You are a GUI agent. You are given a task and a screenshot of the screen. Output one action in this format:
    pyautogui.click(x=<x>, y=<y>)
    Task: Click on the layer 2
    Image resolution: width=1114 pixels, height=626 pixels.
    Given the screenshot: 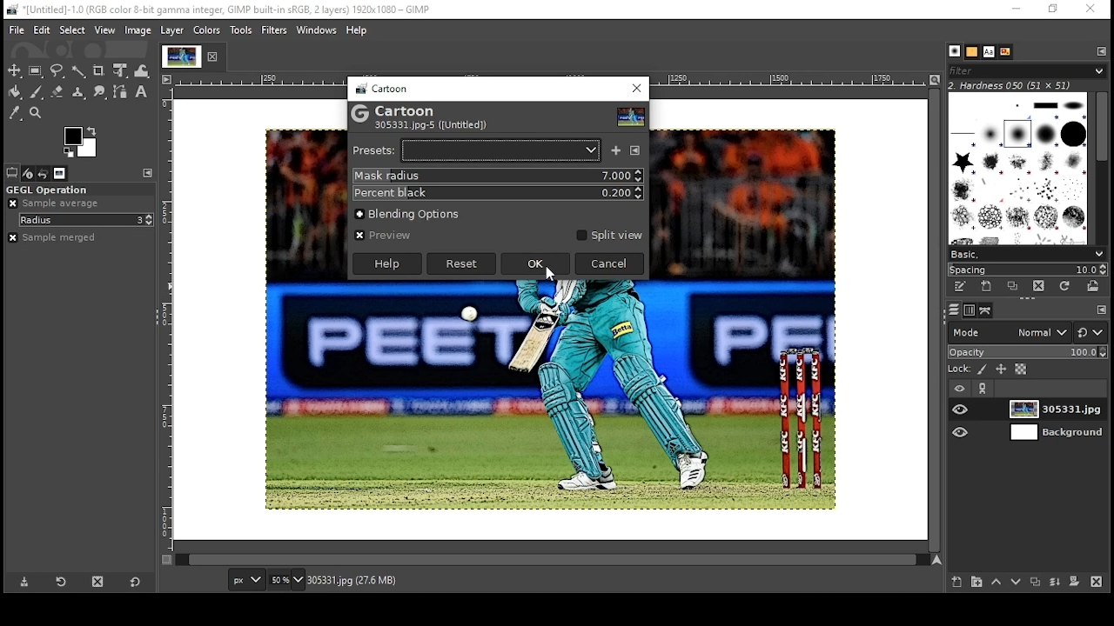 What is the action you would take?
    pyautogui.click(x=1058, y=434)
    